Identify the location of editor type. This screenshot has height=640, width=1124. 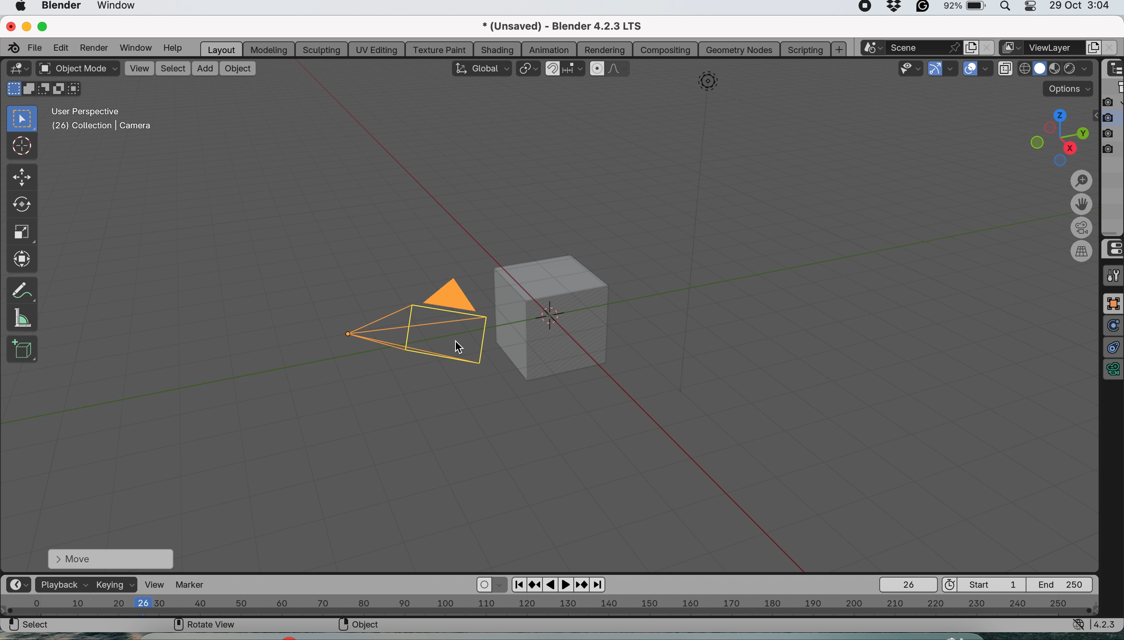
(18, 585).